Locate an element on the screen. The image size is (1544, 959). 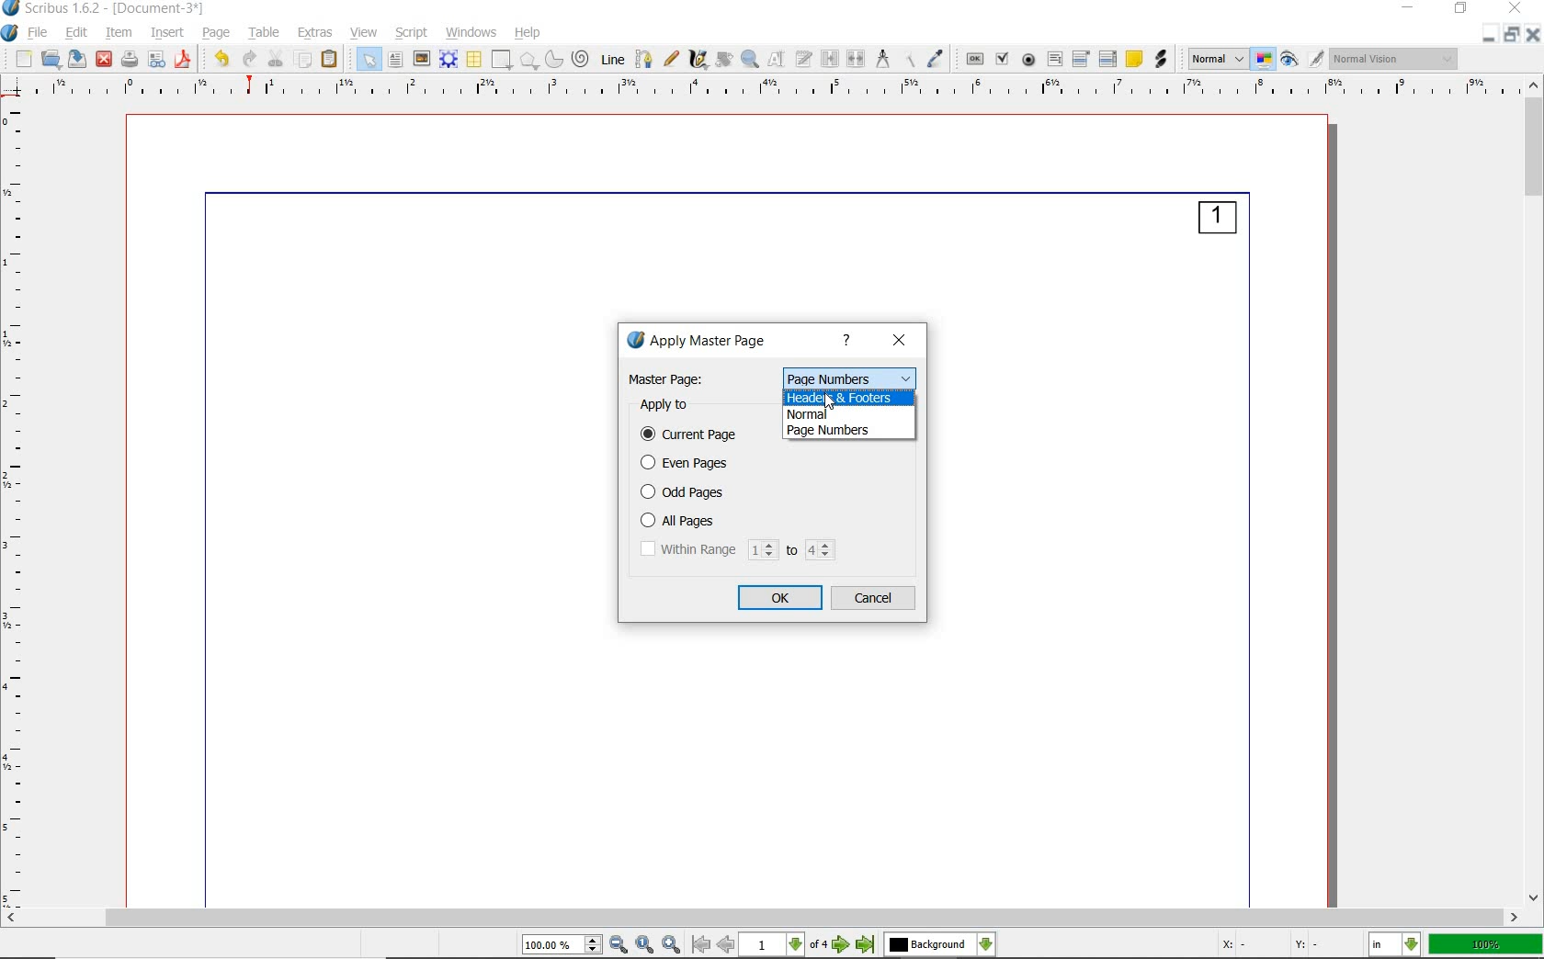
text frame is located at coordinates (394, 60).